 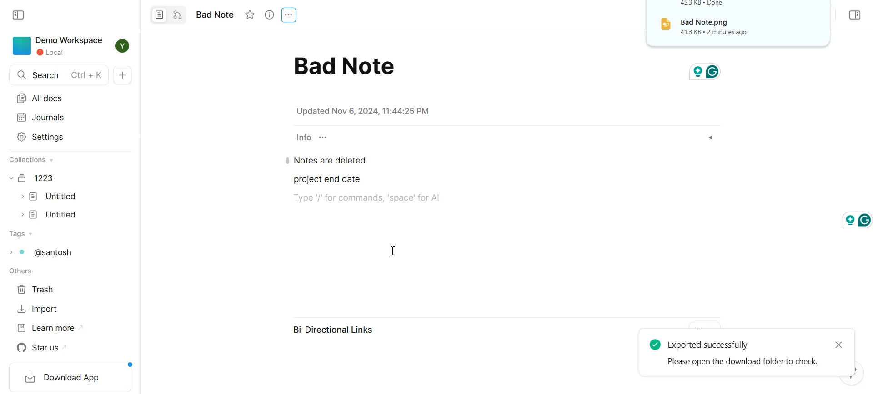 What do you see at coordinates (269, 15) in the screenshot?
I see `View Info` at bounding box center [269, 15].